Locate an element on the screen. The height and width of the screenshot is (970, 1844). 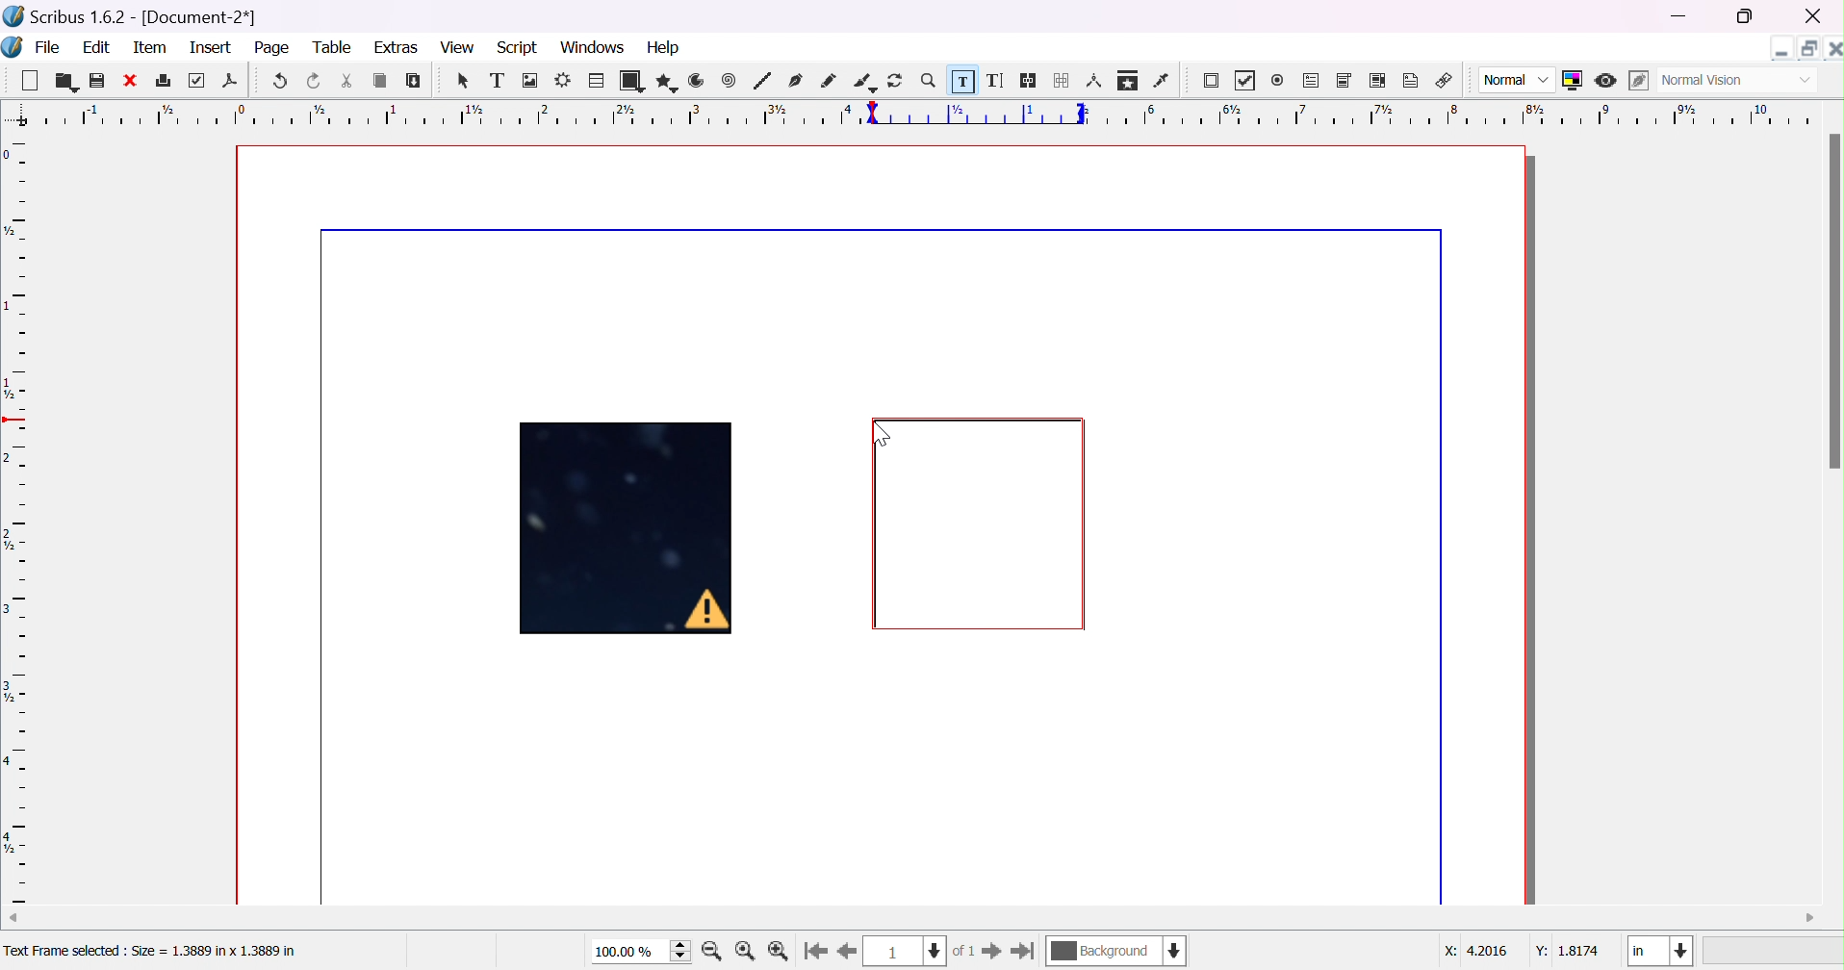
help is located at coordinates (666, 46).